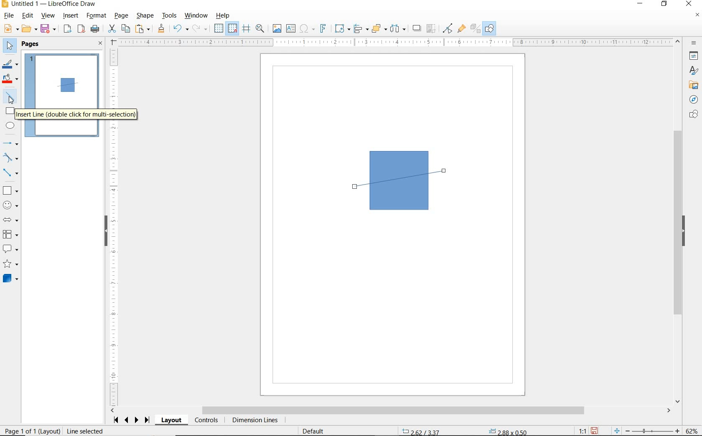 The height and width of the screenshot is (436, 702). Describe the element at coordinates (10, 264) in the screenshot. I see `STARS AND BANNERS` at that location.